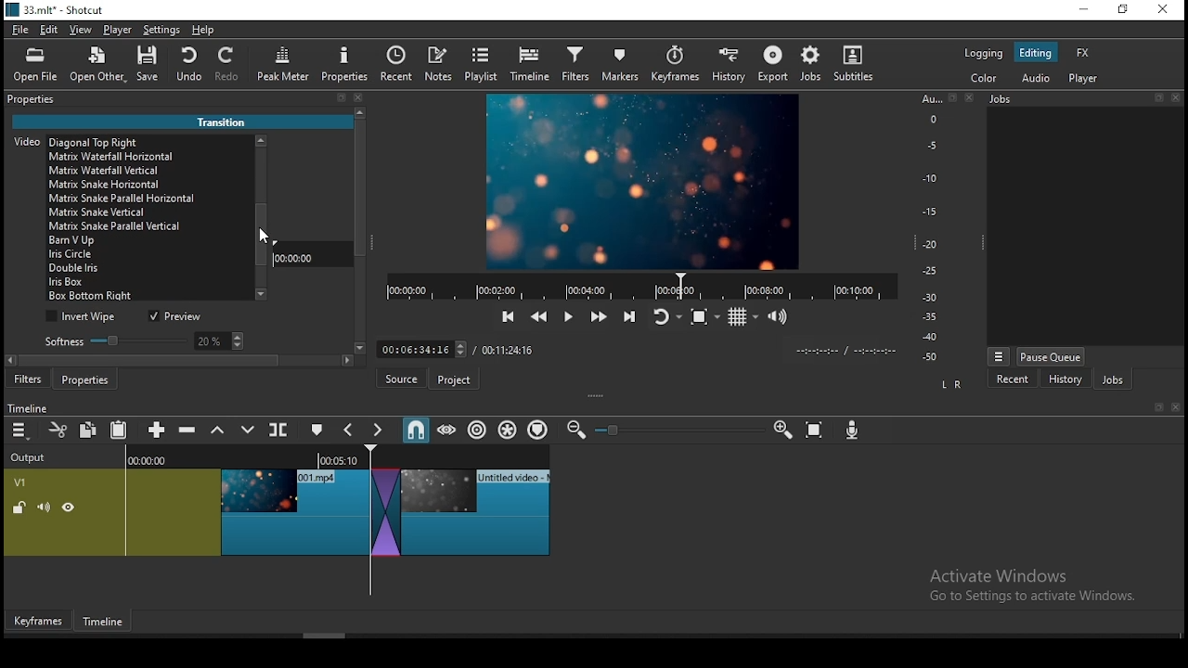 This screenshot has width=1188, height=668. What do you see at coordinates (1041, 584) in the screenshot?
I see `Activate windows` at bounding box center [1041, 584].